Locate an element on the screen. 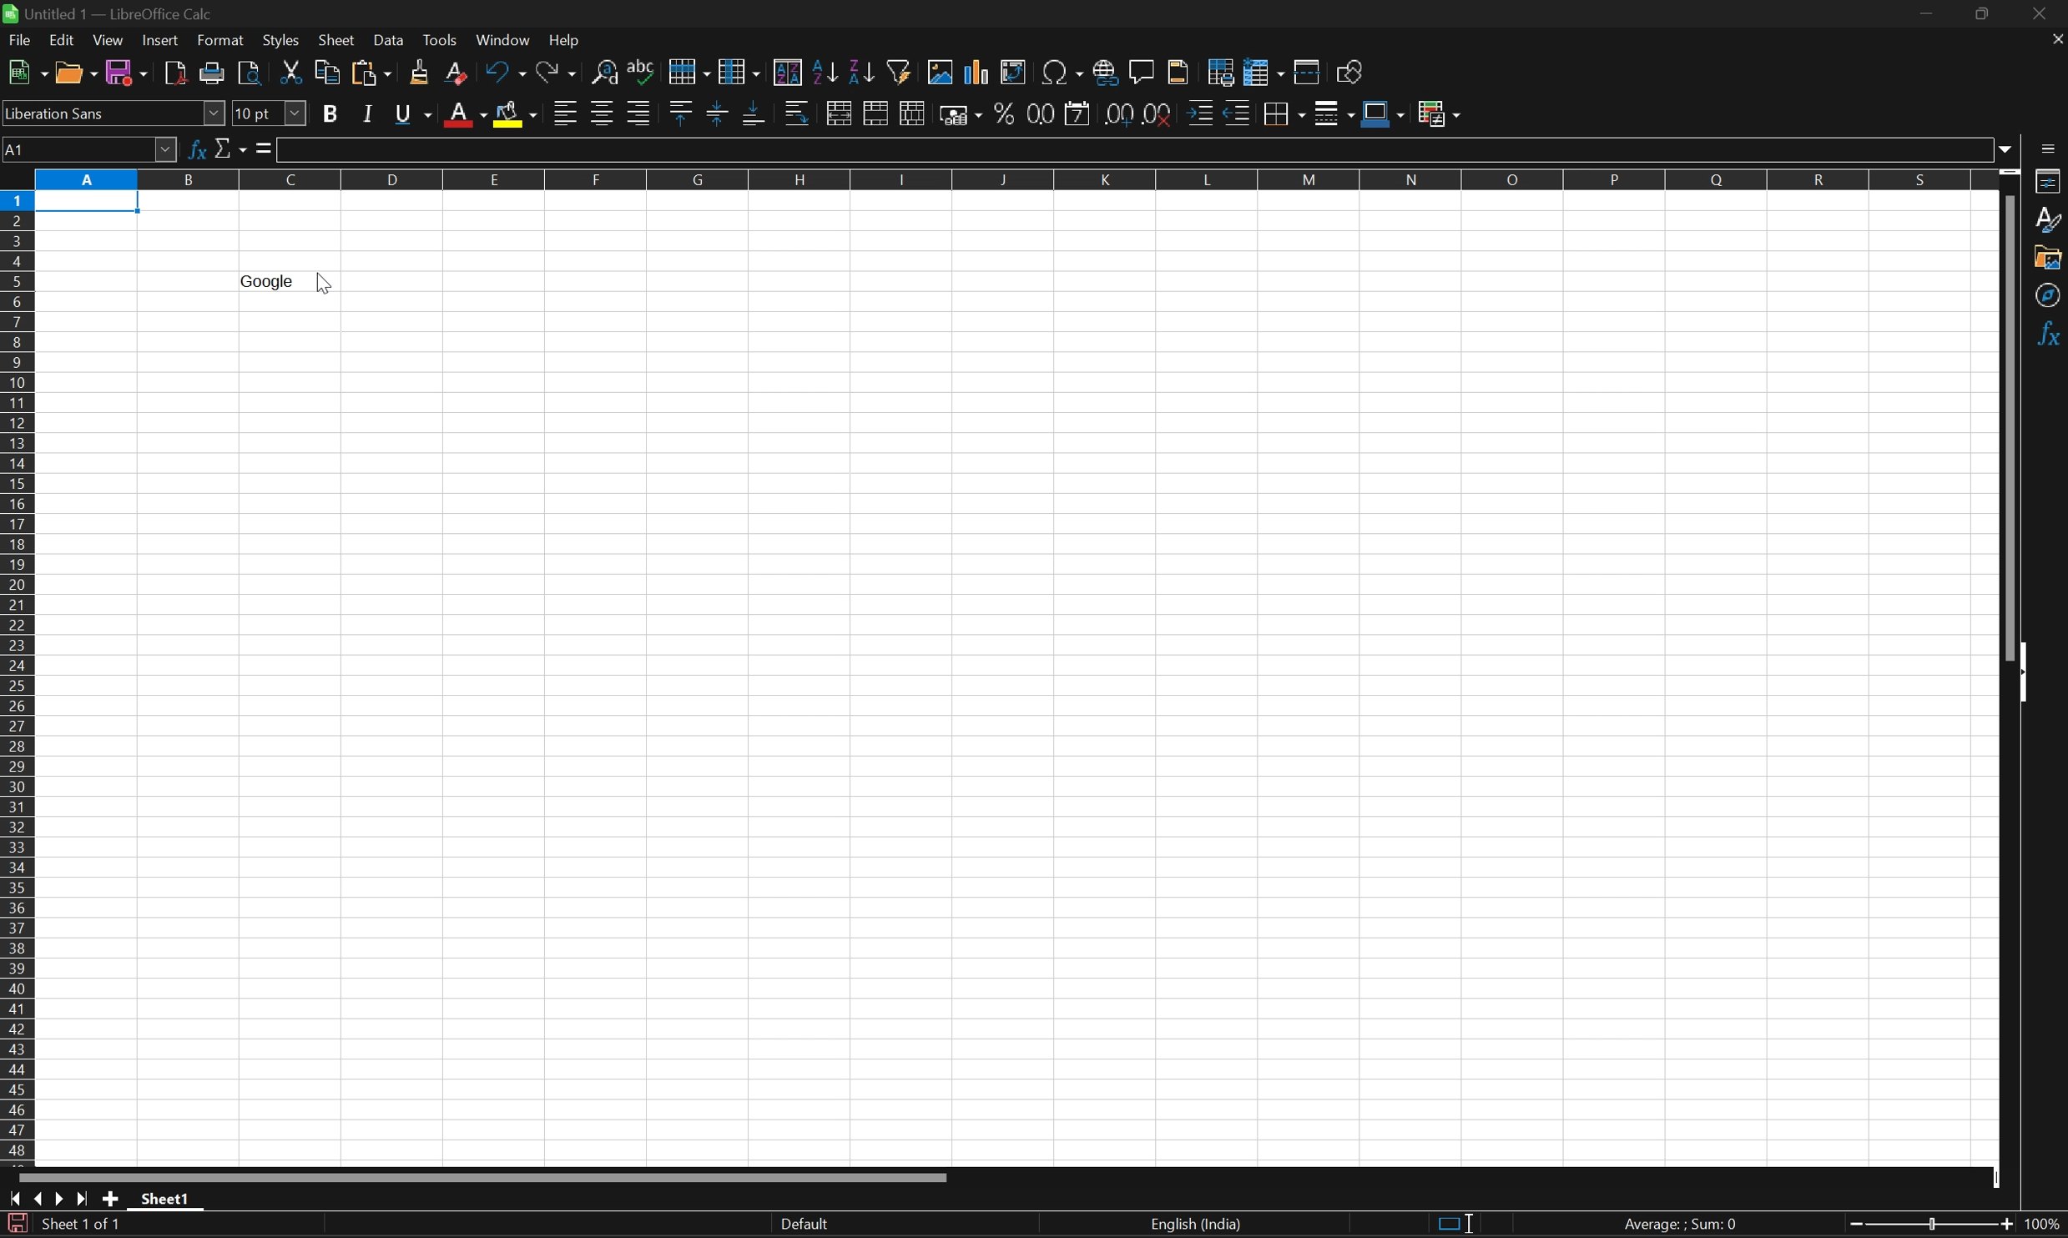 Image resolution: width=2068 pixels, height=1238 pixels. Scroll to next sheet is located at coordinates (57, 1200).